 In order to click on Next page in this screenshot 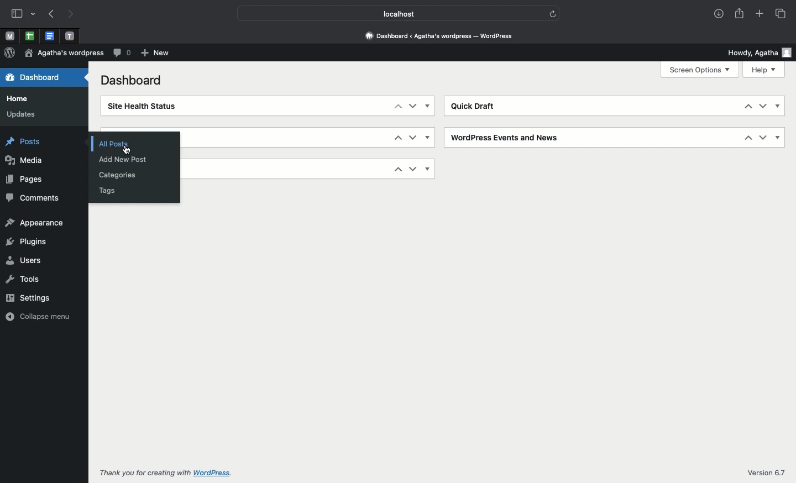, I will do `click(70, 14)`.